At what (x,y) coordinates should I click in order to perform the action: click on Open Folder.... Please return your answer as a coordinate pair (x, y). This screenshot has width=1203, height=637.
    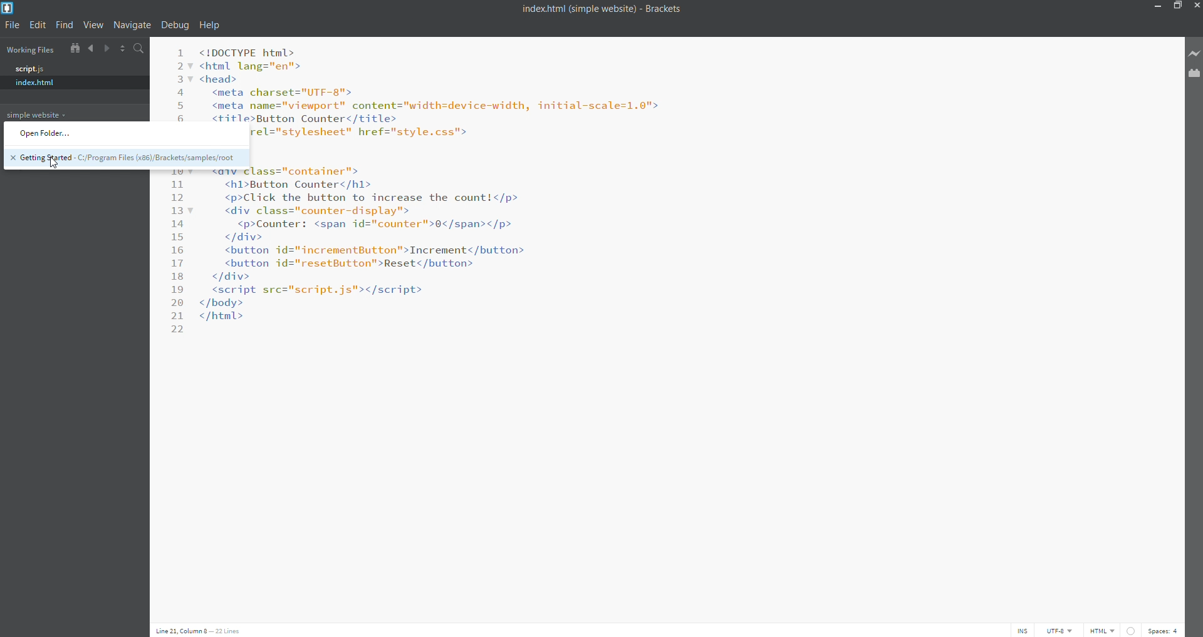
    Looking at the image, I should click on (122, 134).